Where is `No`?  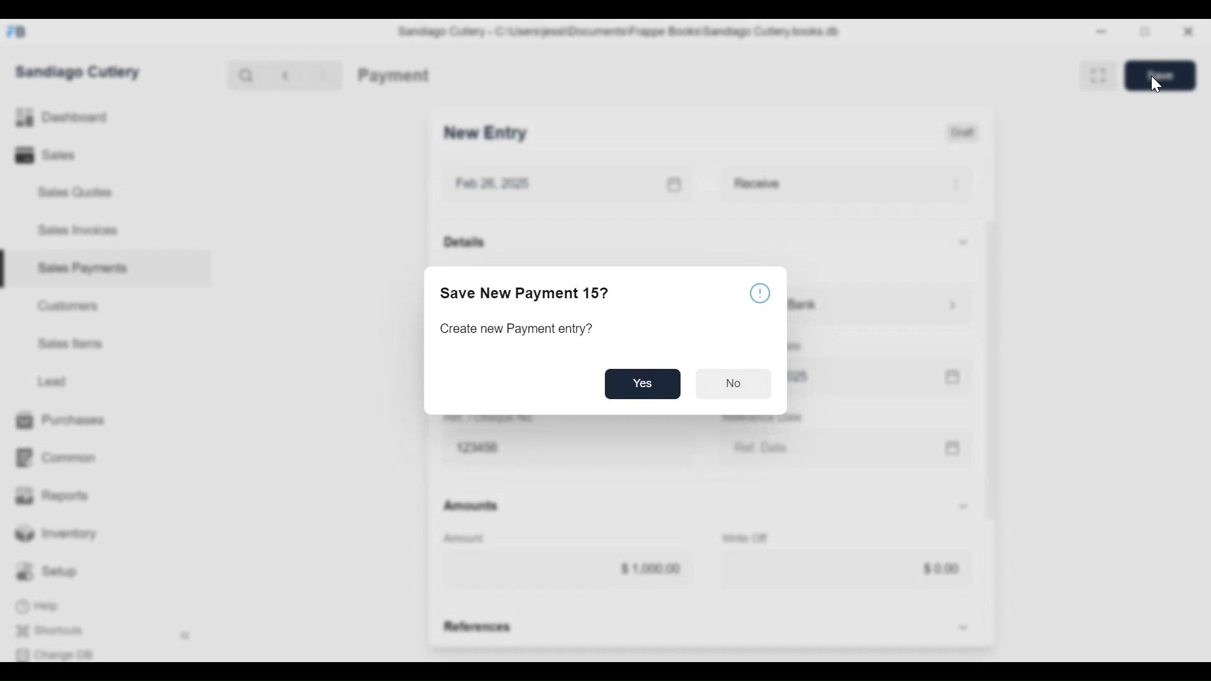 No is located at coordinates (732, 385).